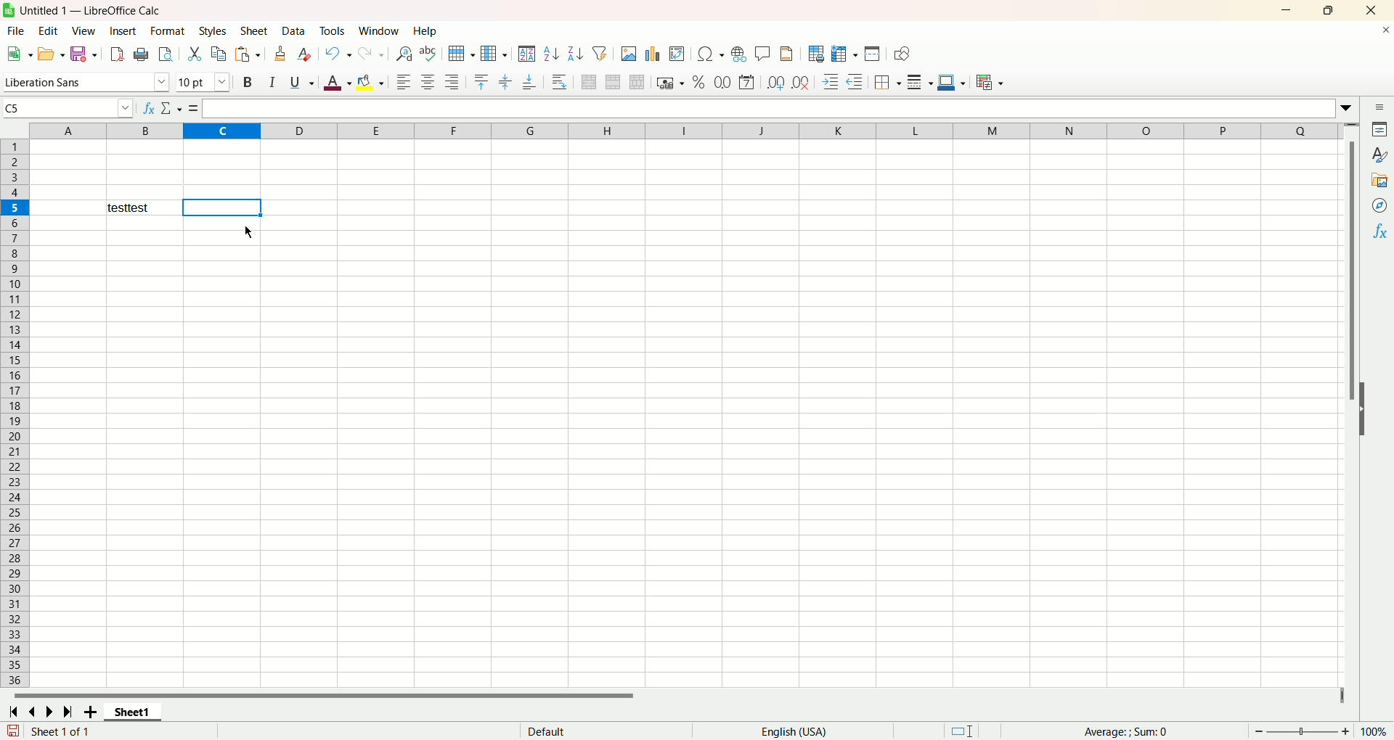  I want to click on autofilter, so click(602, 53).